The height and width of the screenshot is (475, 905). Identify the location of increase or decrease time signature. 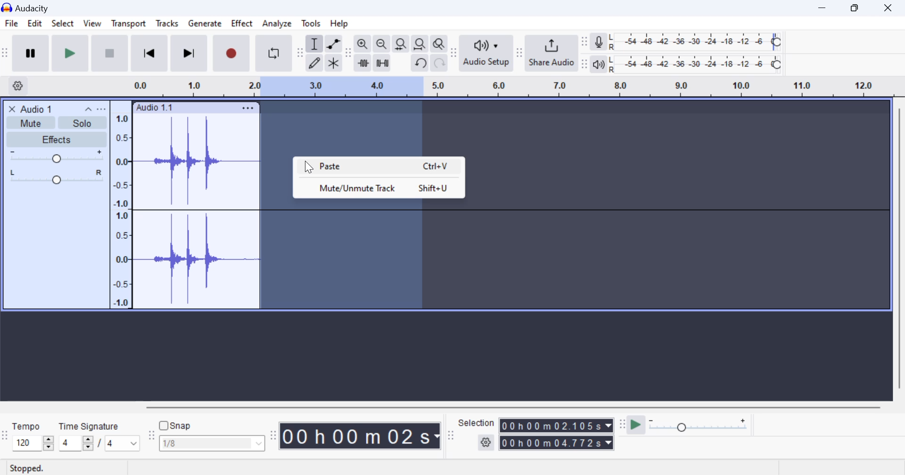
(76, 443).